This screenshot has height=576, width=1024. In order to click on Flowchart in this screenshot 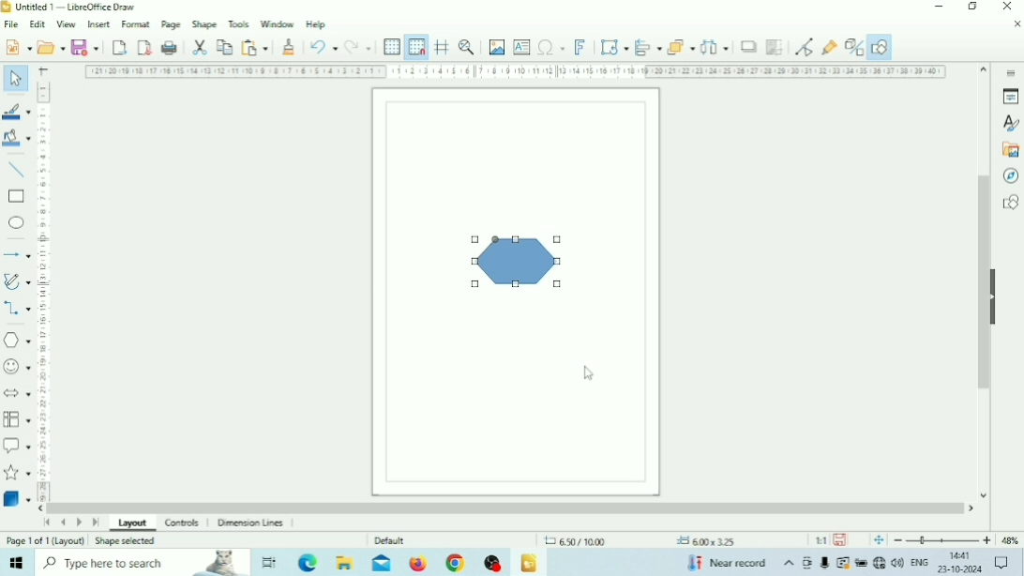, I will do `click(17, 419)`.